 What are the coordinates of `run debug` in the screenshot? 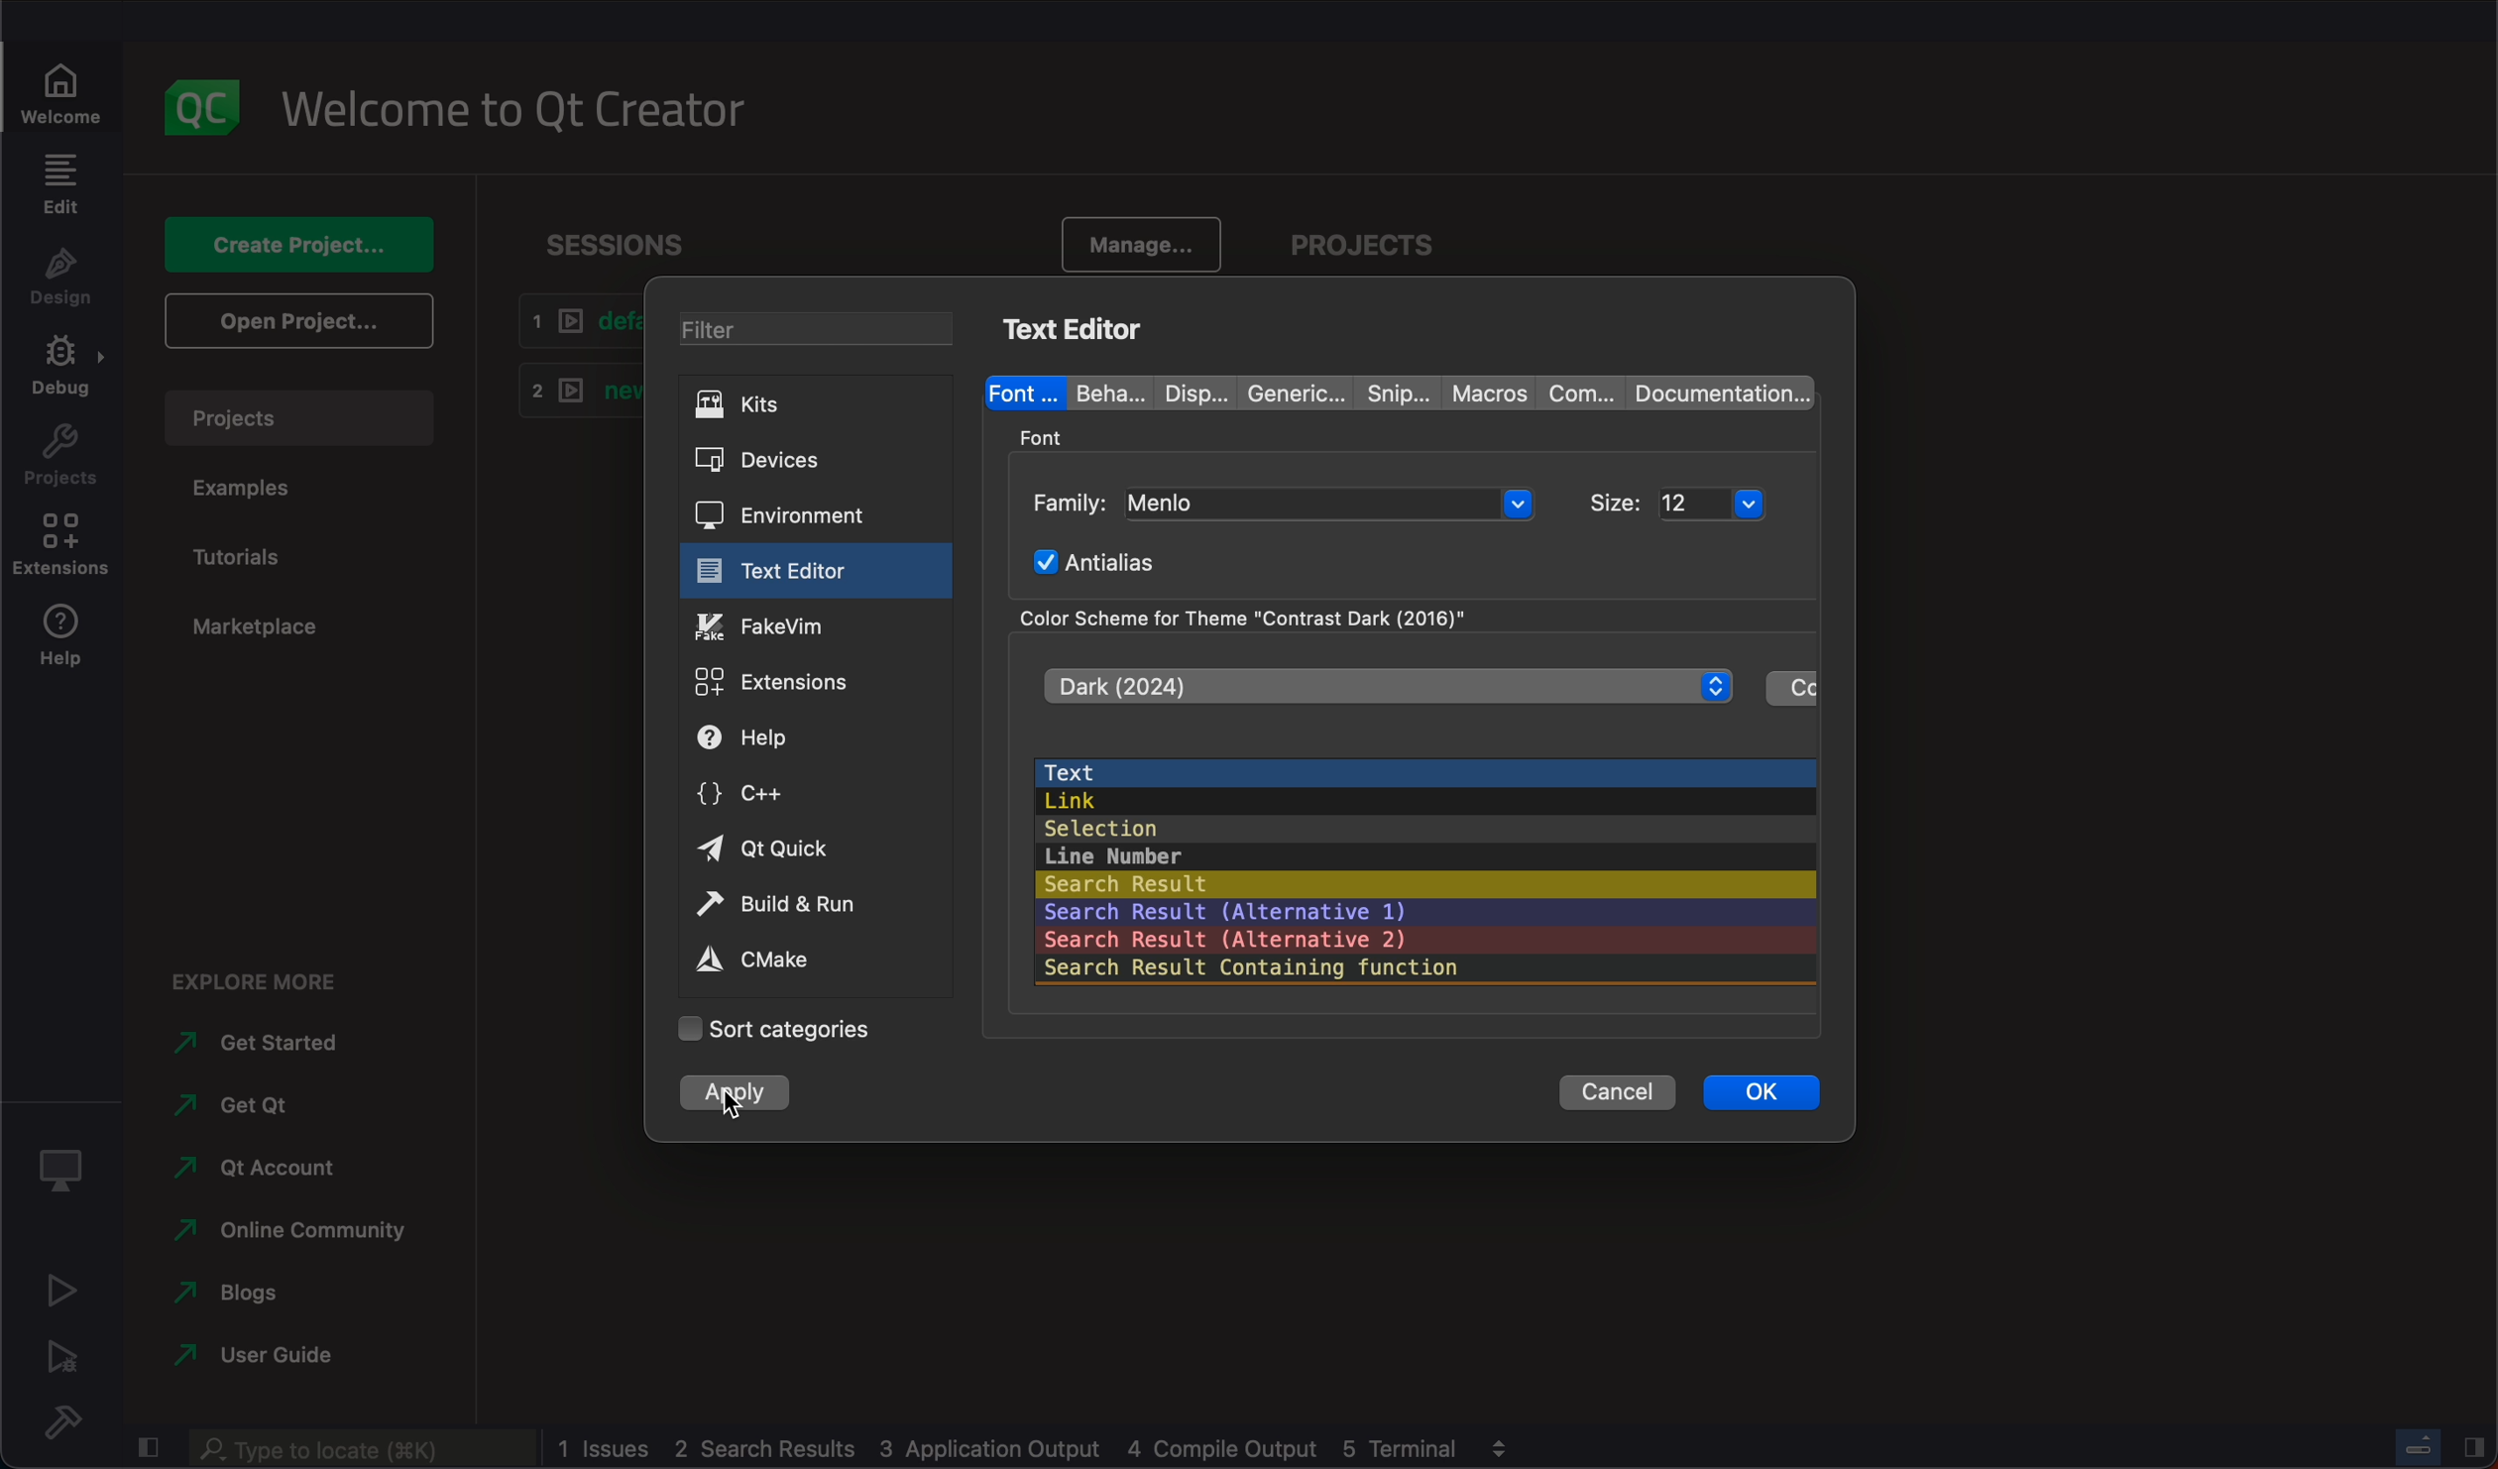 It's located at (61, 1359).